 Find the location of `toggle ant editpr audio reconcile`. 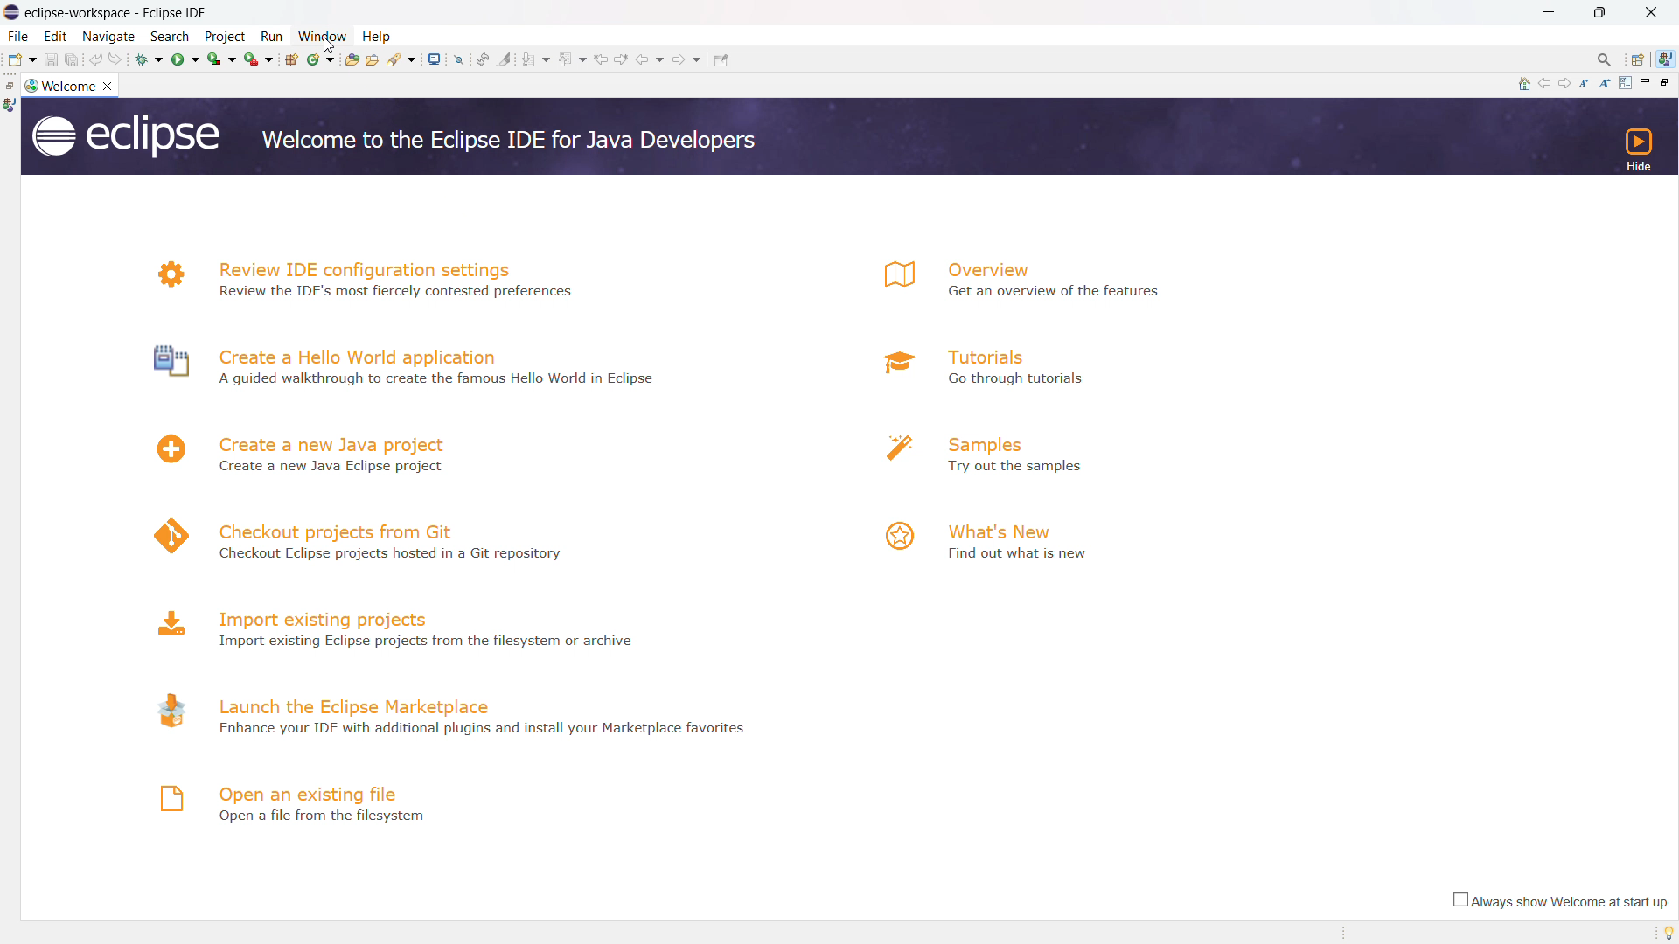

toggle ant editpr audio reconcile is located at coordinates (483, 60).